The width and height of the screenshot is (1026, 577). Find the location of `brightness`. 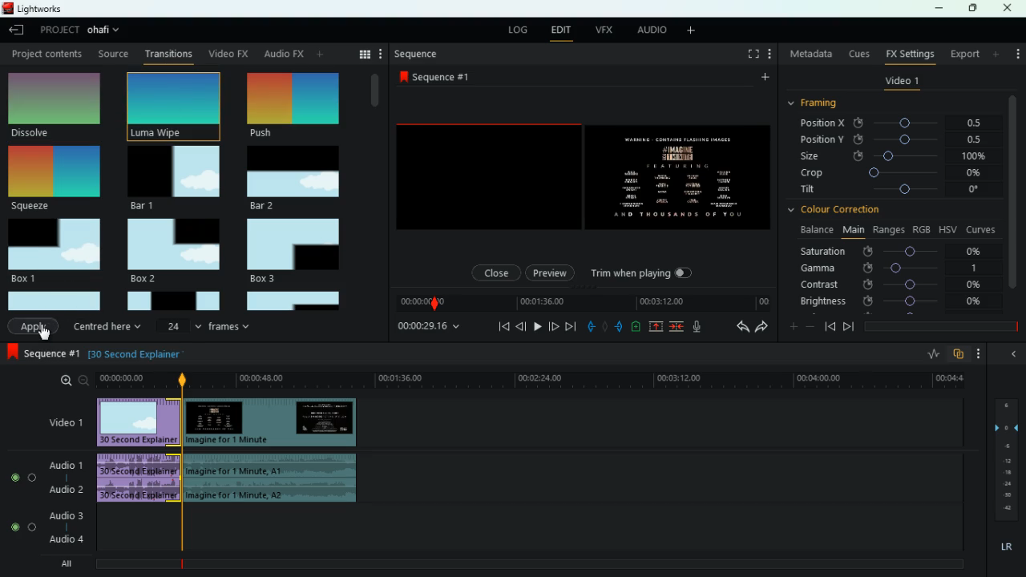

brightness is located at coordinates (892, 302).